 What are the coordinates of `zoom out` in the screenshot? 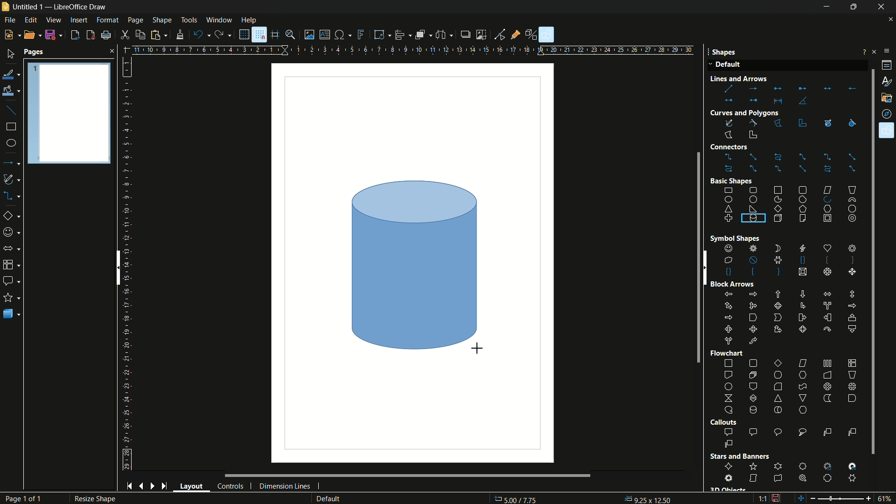 It's located at (827, 498).